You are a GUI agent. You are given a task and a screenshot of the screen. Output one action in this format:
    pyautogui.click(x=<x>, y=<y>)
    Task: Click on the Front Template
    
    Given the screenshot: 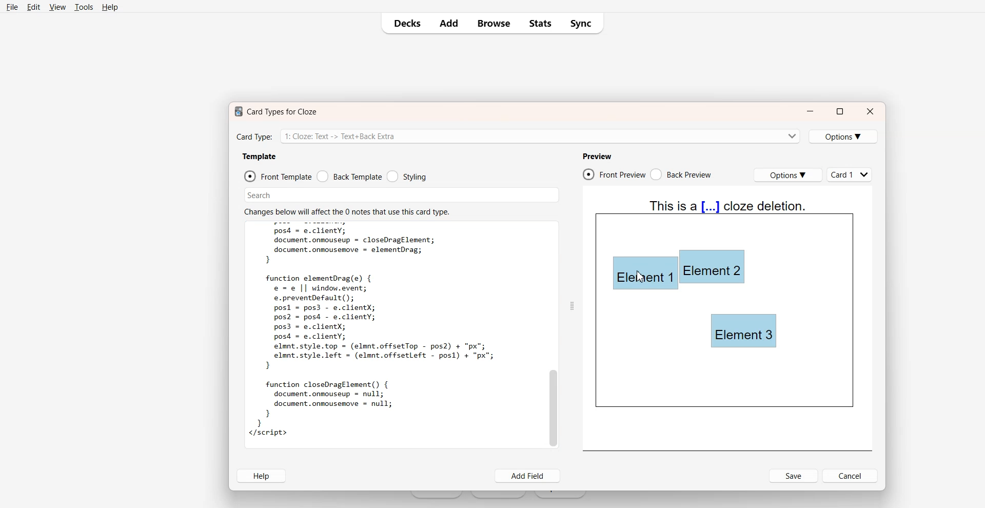 What is the action you would take?
    pyautogui.click(x=278, y=176)
    